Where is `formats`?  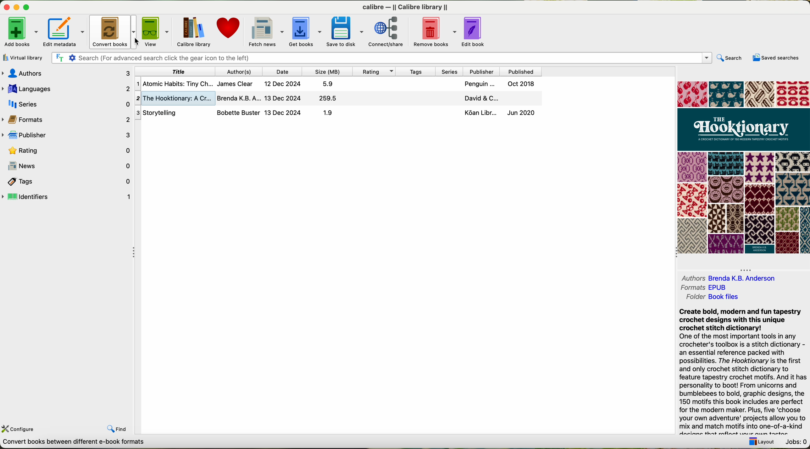
formats is located at coordinates (691, 288).